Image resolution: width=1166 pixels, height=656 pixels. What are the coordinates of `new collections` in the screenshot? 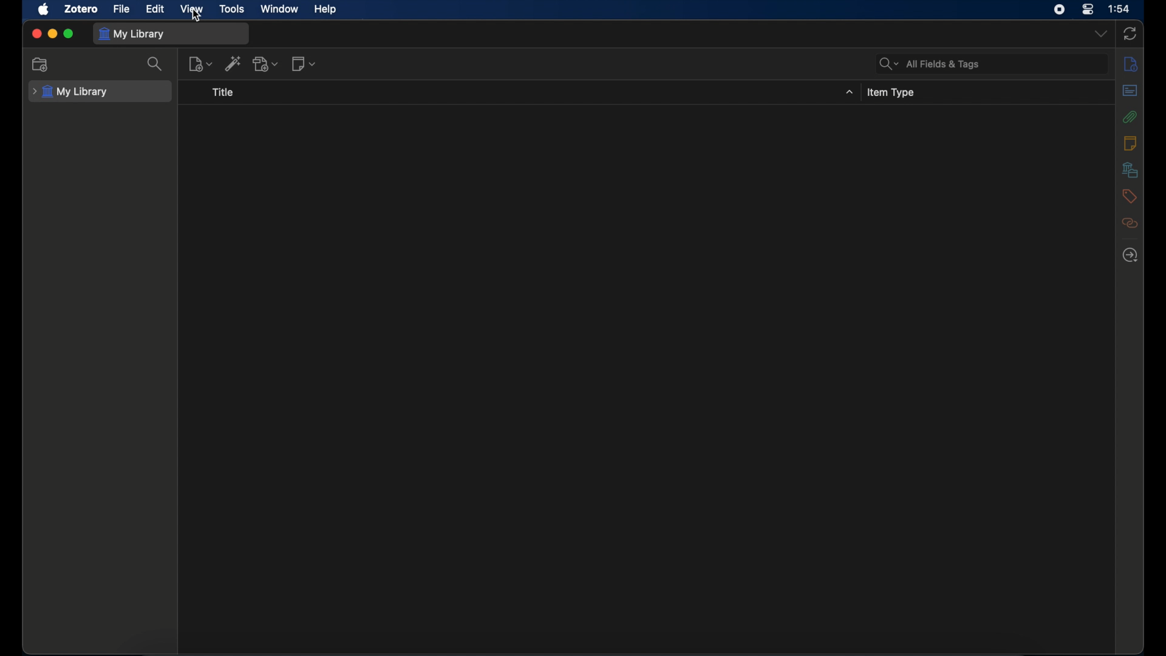 It's located at (41, 64).